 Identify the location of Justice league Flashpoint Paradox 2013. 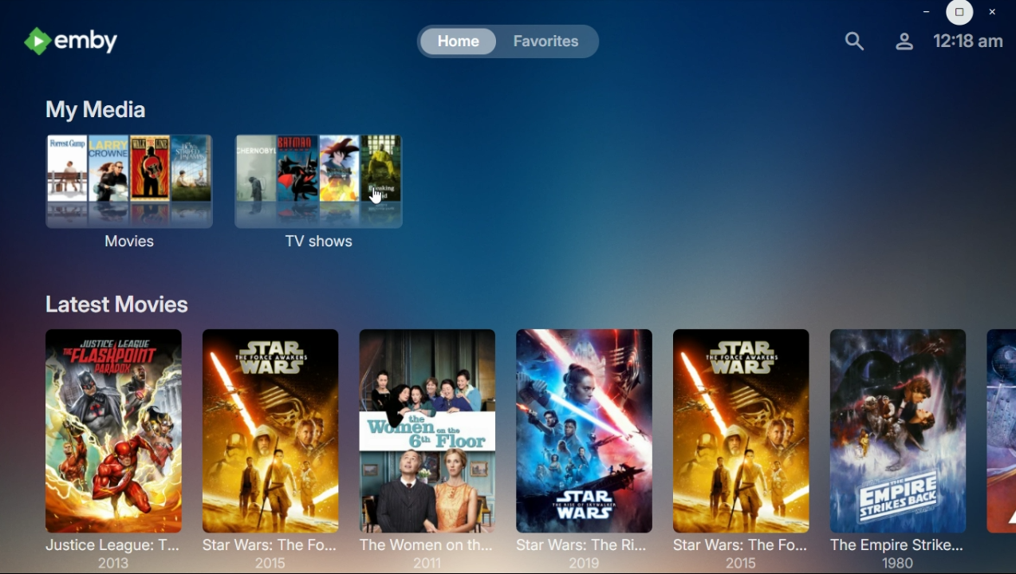
(109, 446).